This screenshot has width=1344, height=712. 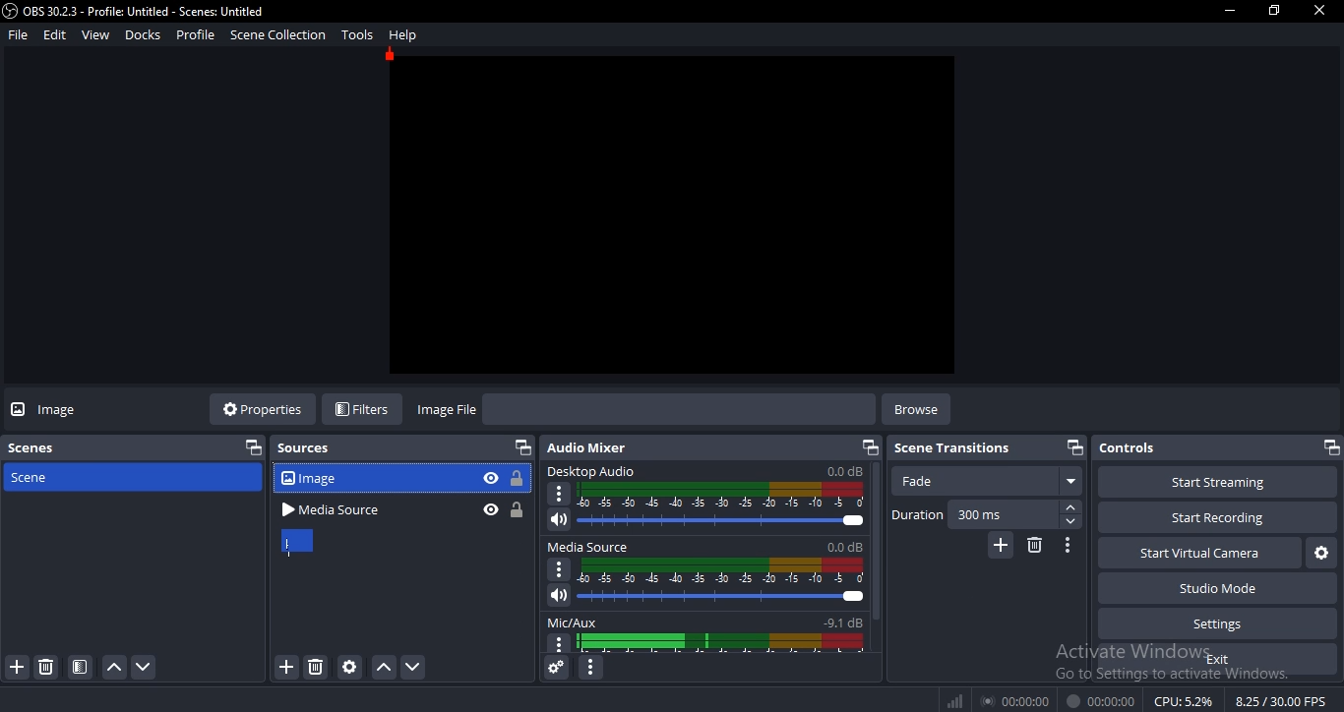 I want to click on move up, so click(x=384, y=668).